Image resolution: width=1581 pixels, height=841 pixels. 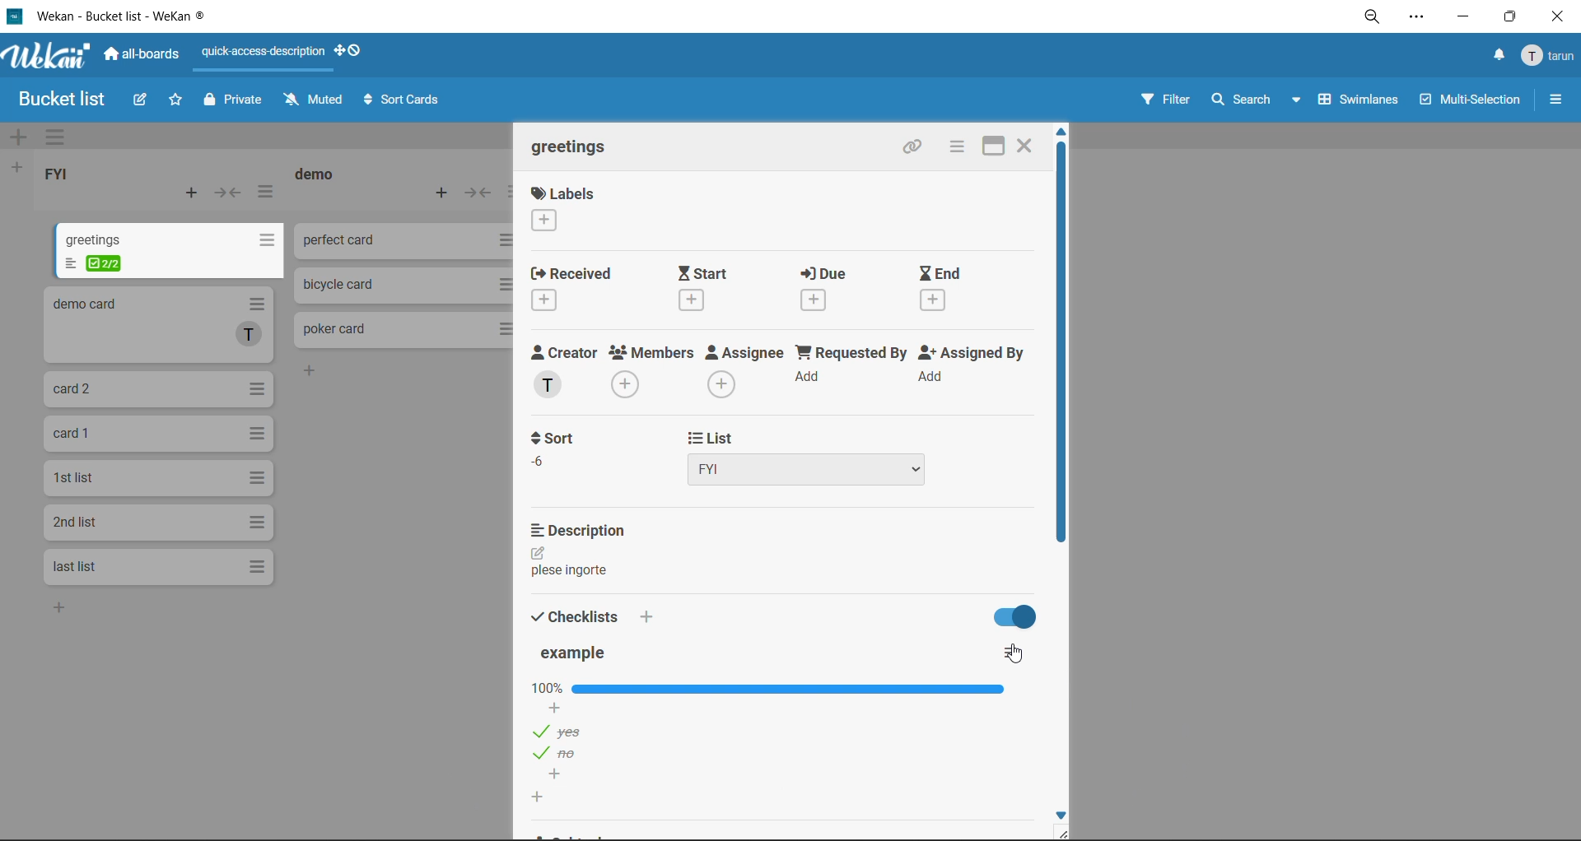 What do you see at coordinates (479, 193) in the screenshot?
I see `collapse` at bounding box center [479, 193].